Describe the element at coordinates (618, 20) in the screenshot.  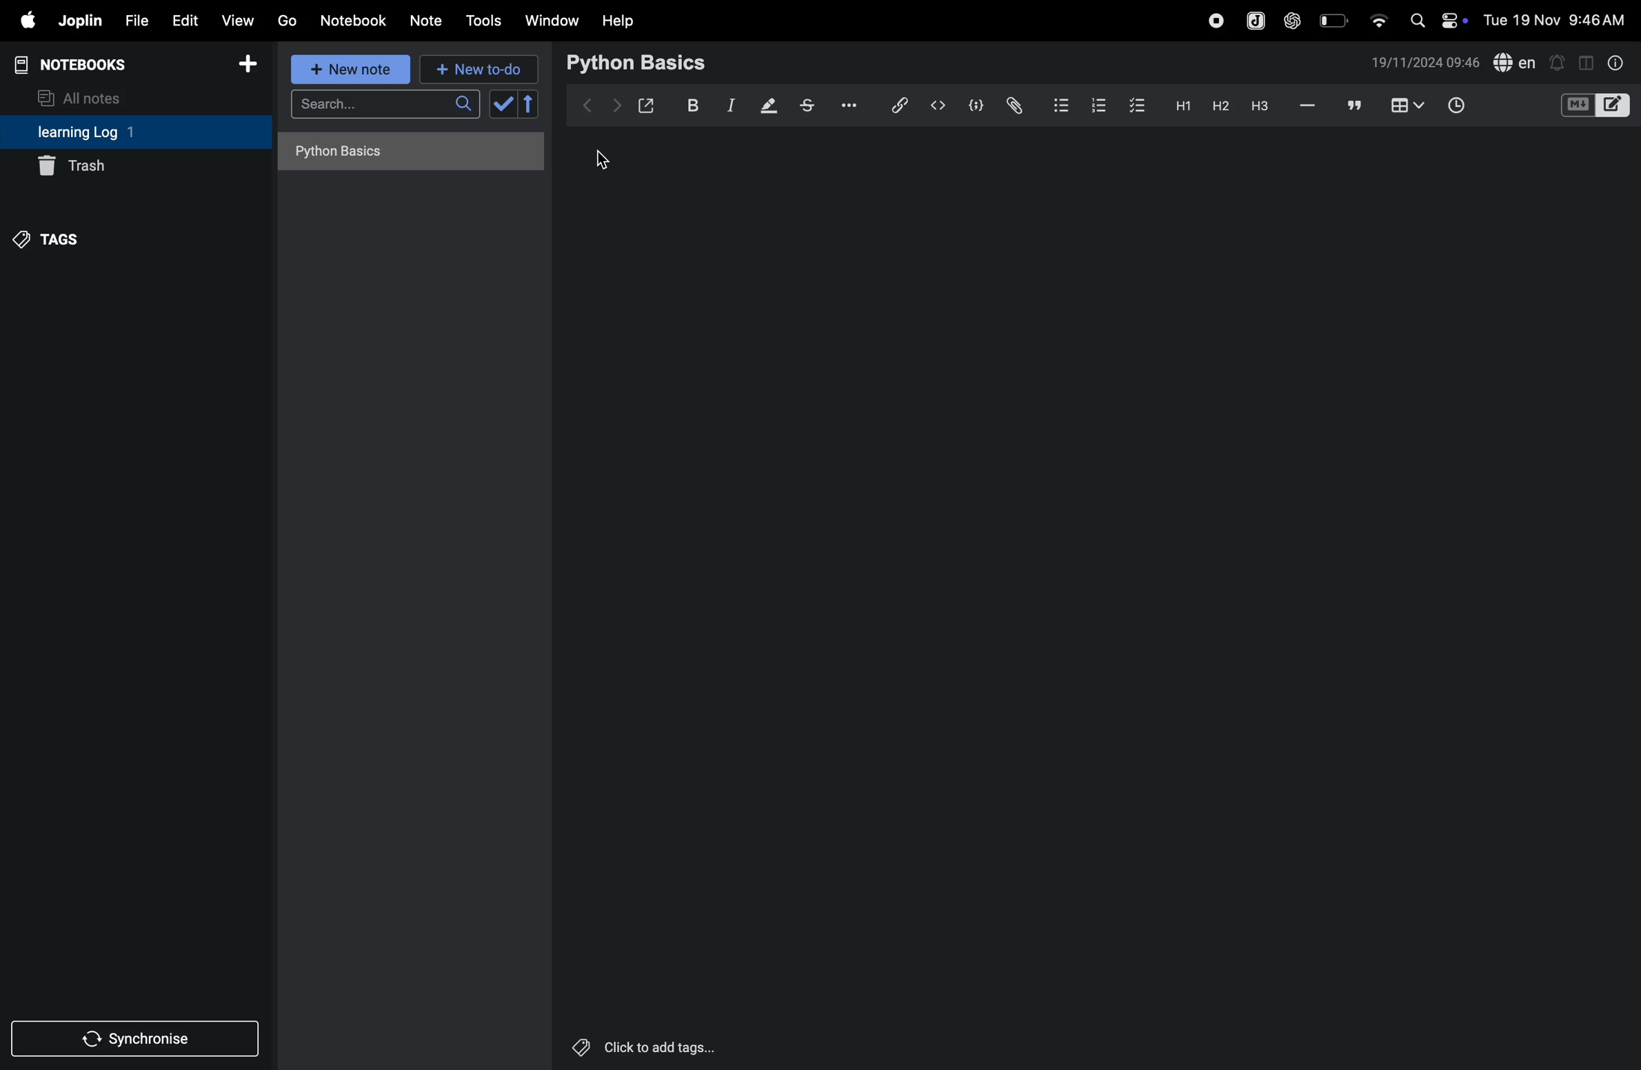
I see `help` at that location.